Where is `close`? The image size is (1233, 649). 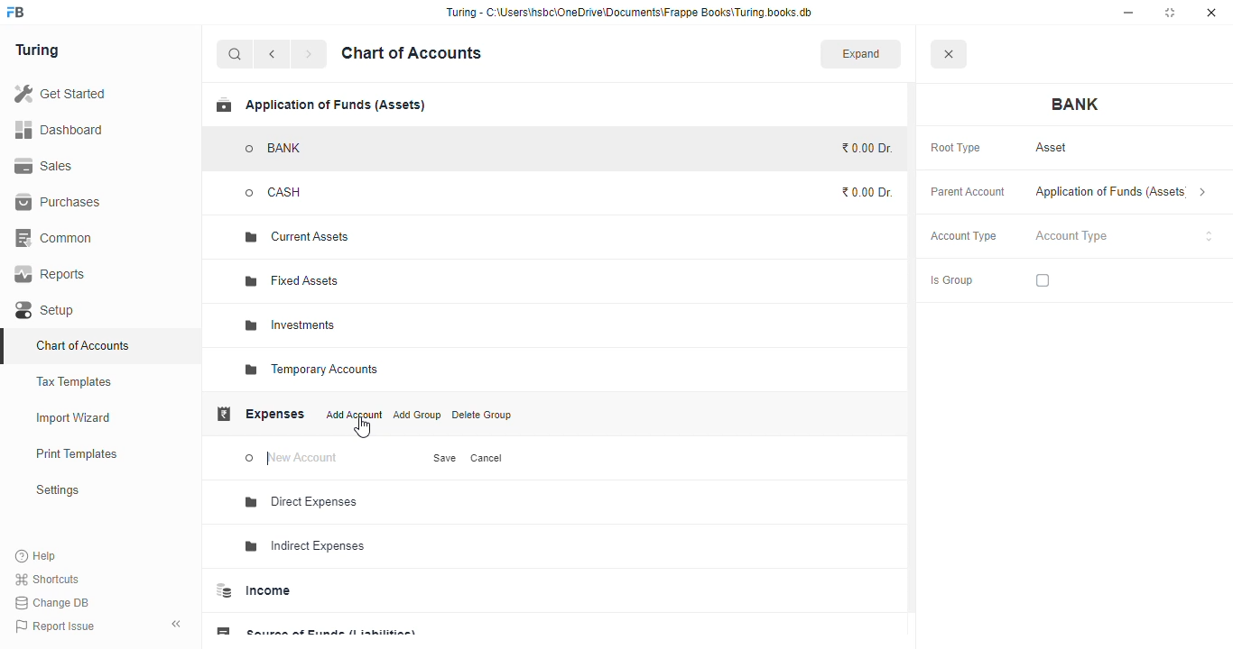 close is located at coordinates (948, 53).